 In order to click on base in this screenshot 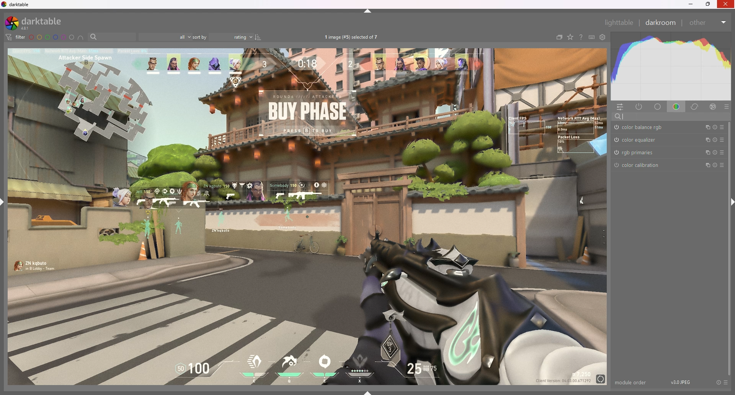, I will do `click(658, 107)`.